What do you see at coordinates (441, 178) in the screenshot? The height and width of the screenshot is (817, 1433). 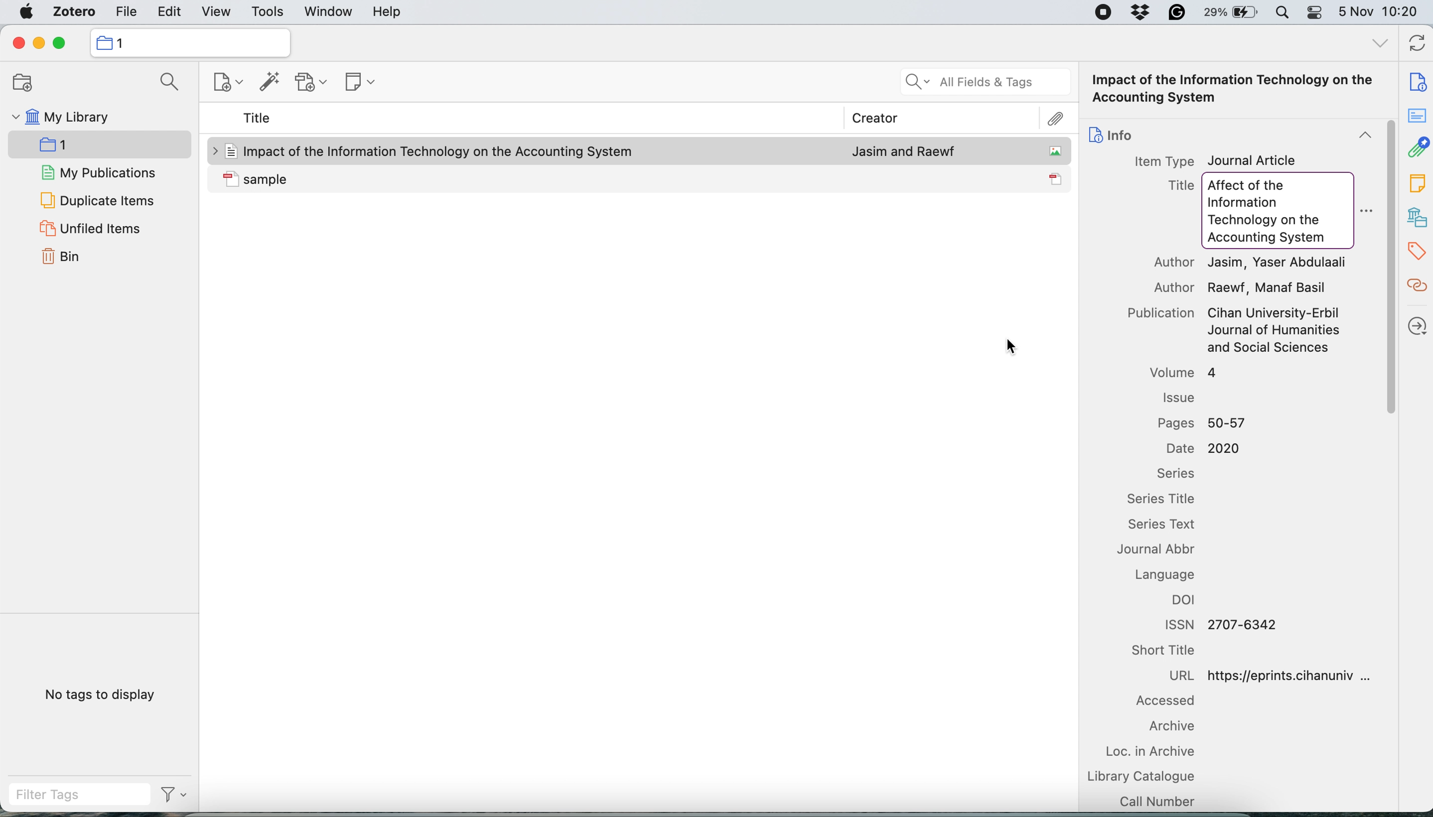 I see `sample` at bounding box center [441, 178].